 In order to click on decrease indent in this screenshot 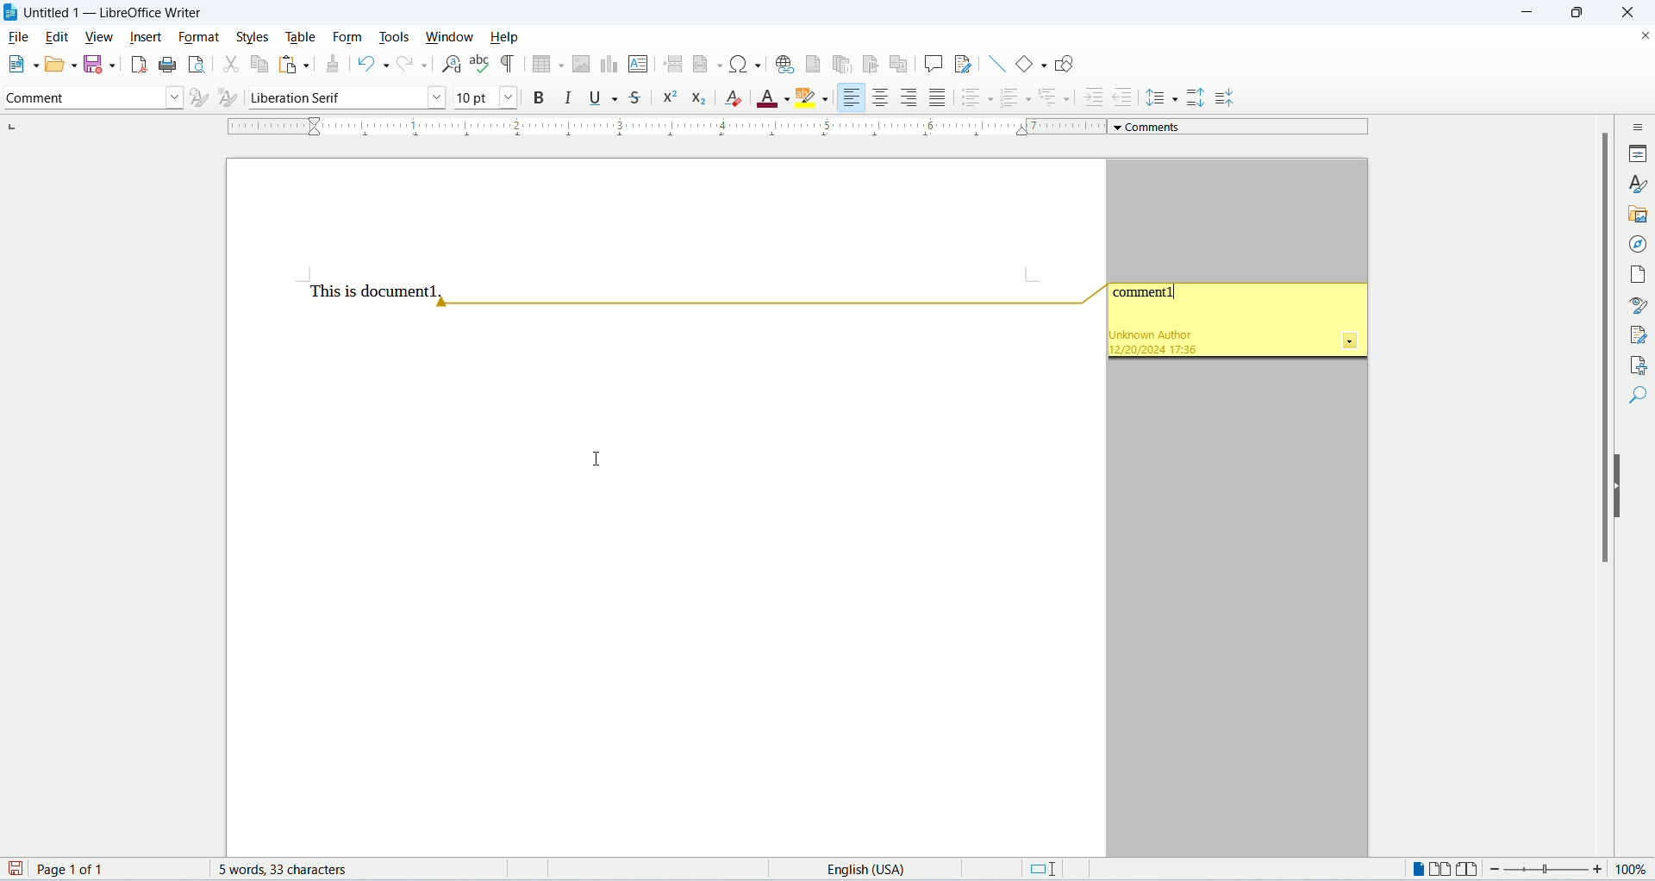, I will do `click(1127, 97)`.